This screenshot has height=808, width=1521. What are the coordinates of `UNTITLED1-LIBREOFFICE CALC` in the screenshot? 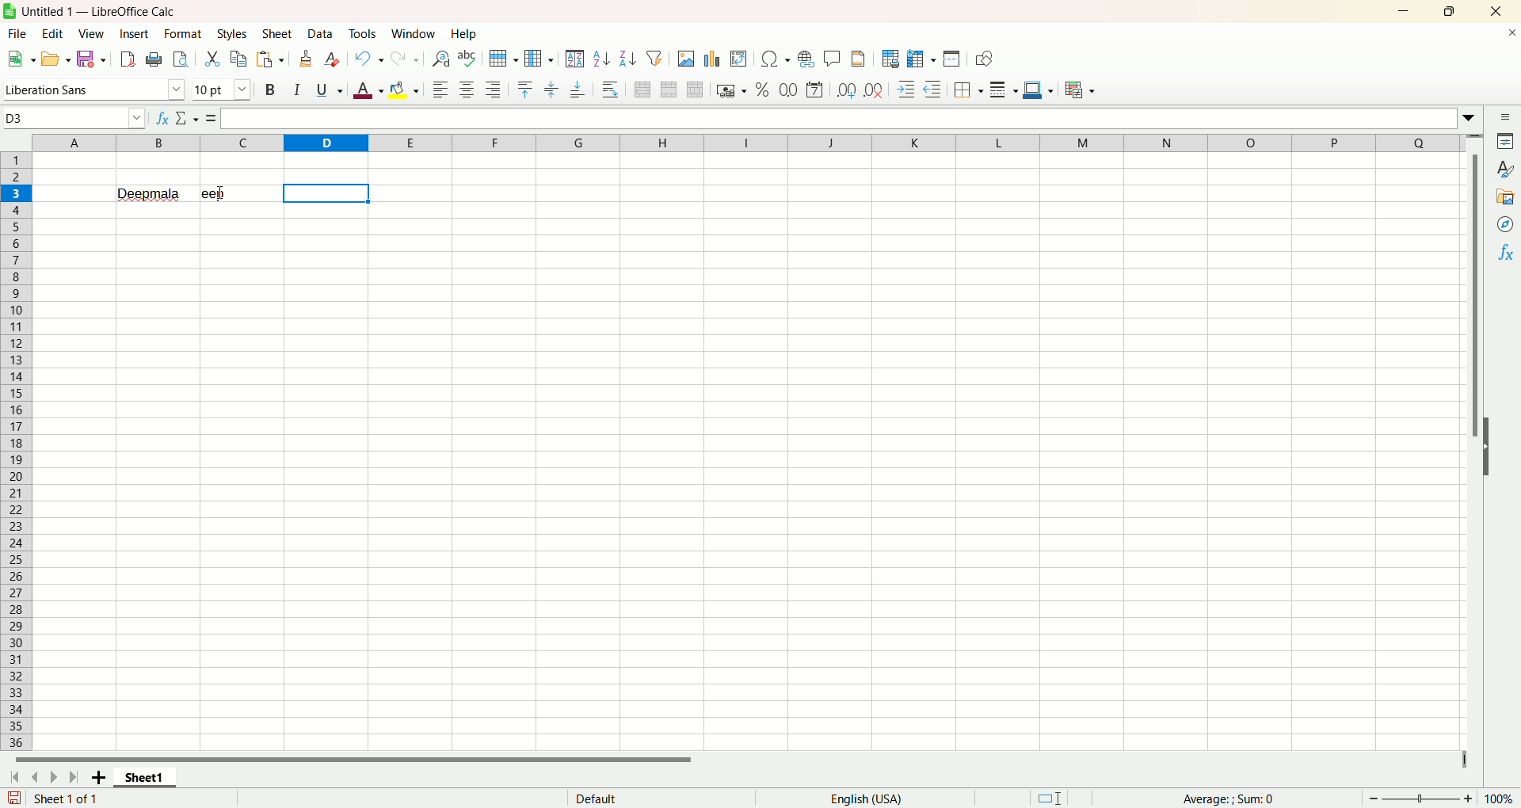 It's located at (102, 10).